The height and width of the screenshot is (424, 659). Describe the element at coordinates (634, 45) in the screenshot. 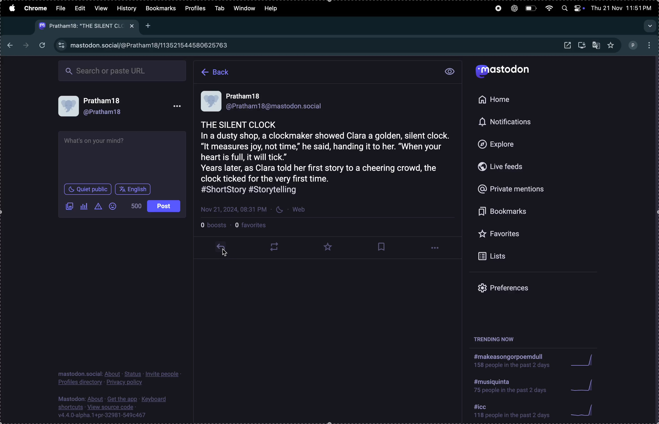

I see `profile` at that location.